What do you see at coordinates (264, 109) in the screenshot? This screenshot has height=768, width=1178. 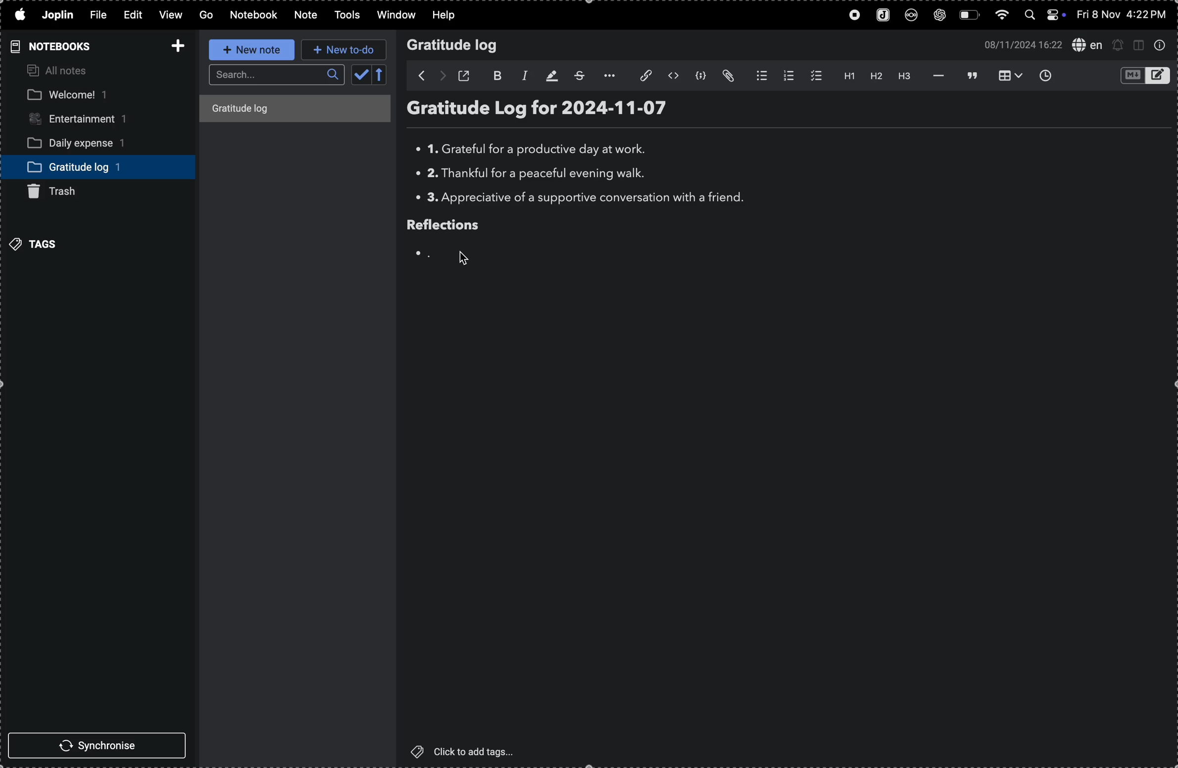 I see `title` at bounding box center [264, 109].